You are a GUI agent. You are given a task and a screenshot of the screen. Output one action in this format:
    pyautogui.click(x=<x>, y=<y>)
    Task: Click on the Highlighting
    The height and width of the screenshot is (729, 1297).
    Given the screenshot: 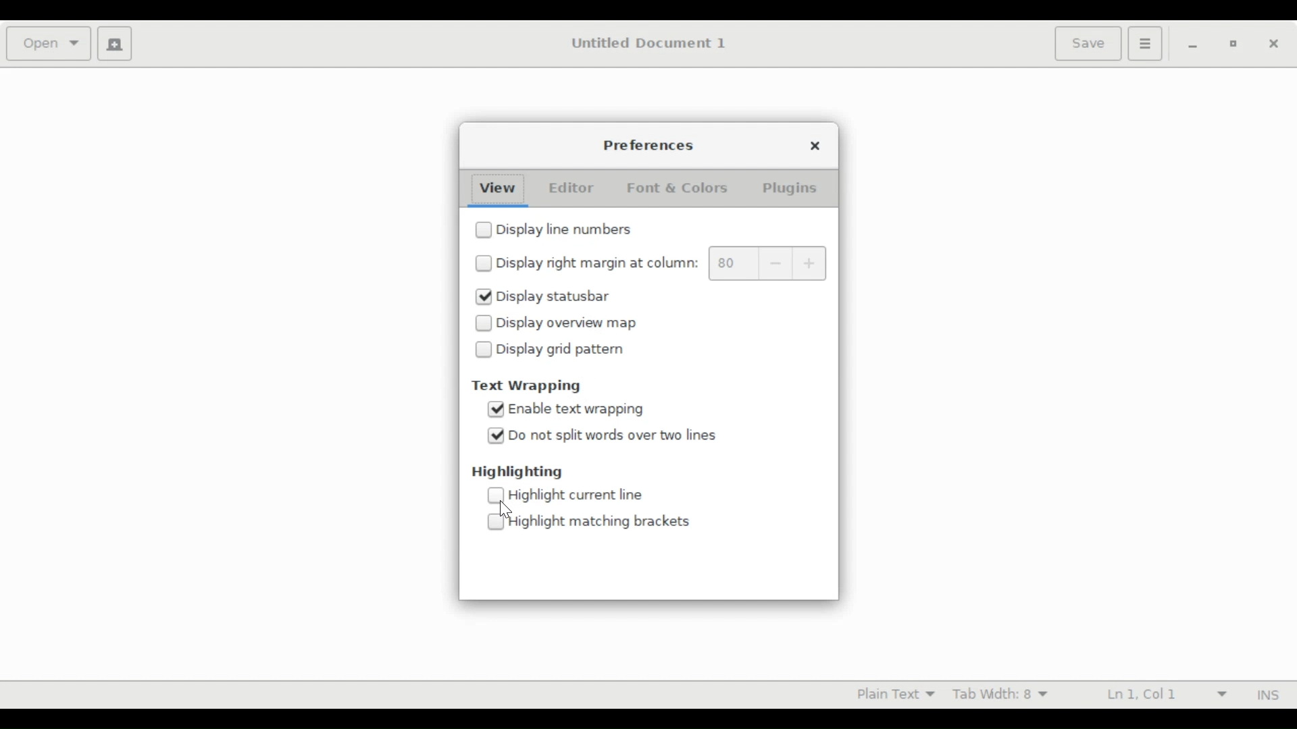 What is the action you would take?
    pyautogui.click(x=517, y=472)
    